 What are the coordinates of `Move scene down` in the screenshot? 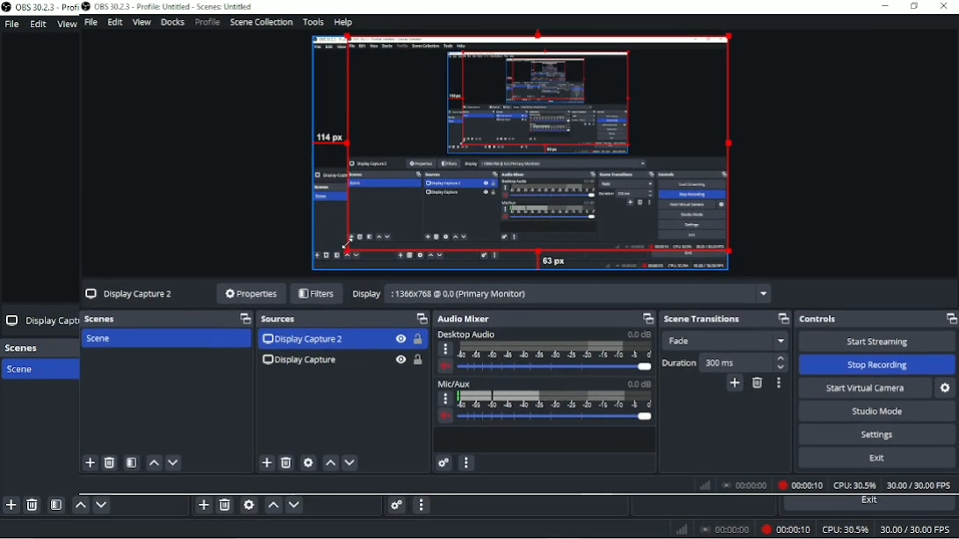 It's located at (101, 505).